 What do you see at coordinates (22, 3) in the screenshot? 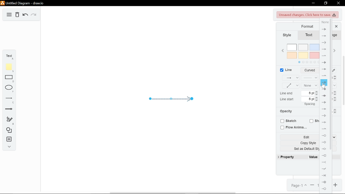
I see `Untitled Diagram - draw.io` at bounding box center [22, 3].